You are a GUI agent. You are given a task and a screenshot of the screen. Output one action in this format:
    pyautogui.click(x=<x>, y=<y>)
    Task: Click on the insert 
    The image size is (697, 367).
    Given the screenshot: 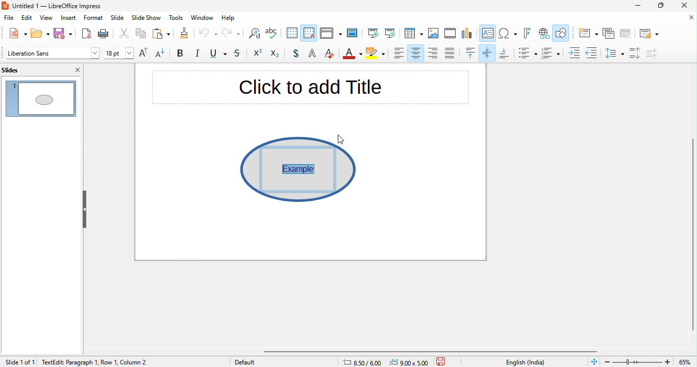 What is the action you would take?
    pyautogui.click(x=69, y=18)
    